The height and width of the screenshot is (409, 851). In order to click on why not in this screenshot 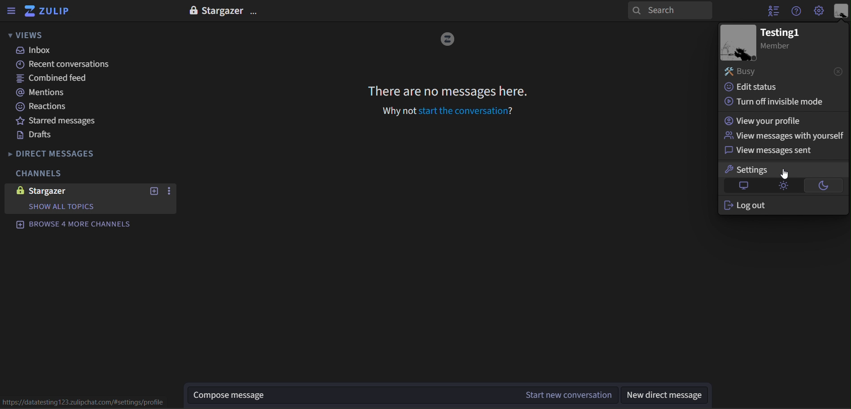, I will do `click(396, 111)`.